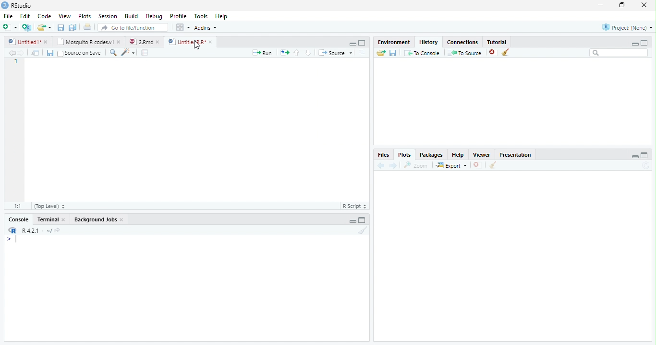 The width and height of the screenshot is (656, 345). What do you see at coordinates (17, 6) in the screenshot?
I see `RStudio` at bounding box center [17, 6].